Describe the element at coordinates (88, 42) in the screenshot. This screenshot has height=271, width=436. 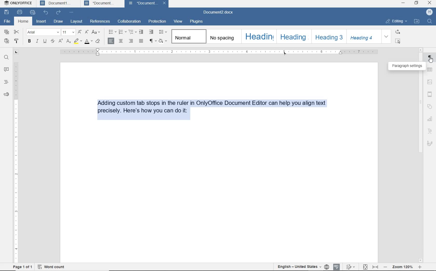
I see `font color` at that location.